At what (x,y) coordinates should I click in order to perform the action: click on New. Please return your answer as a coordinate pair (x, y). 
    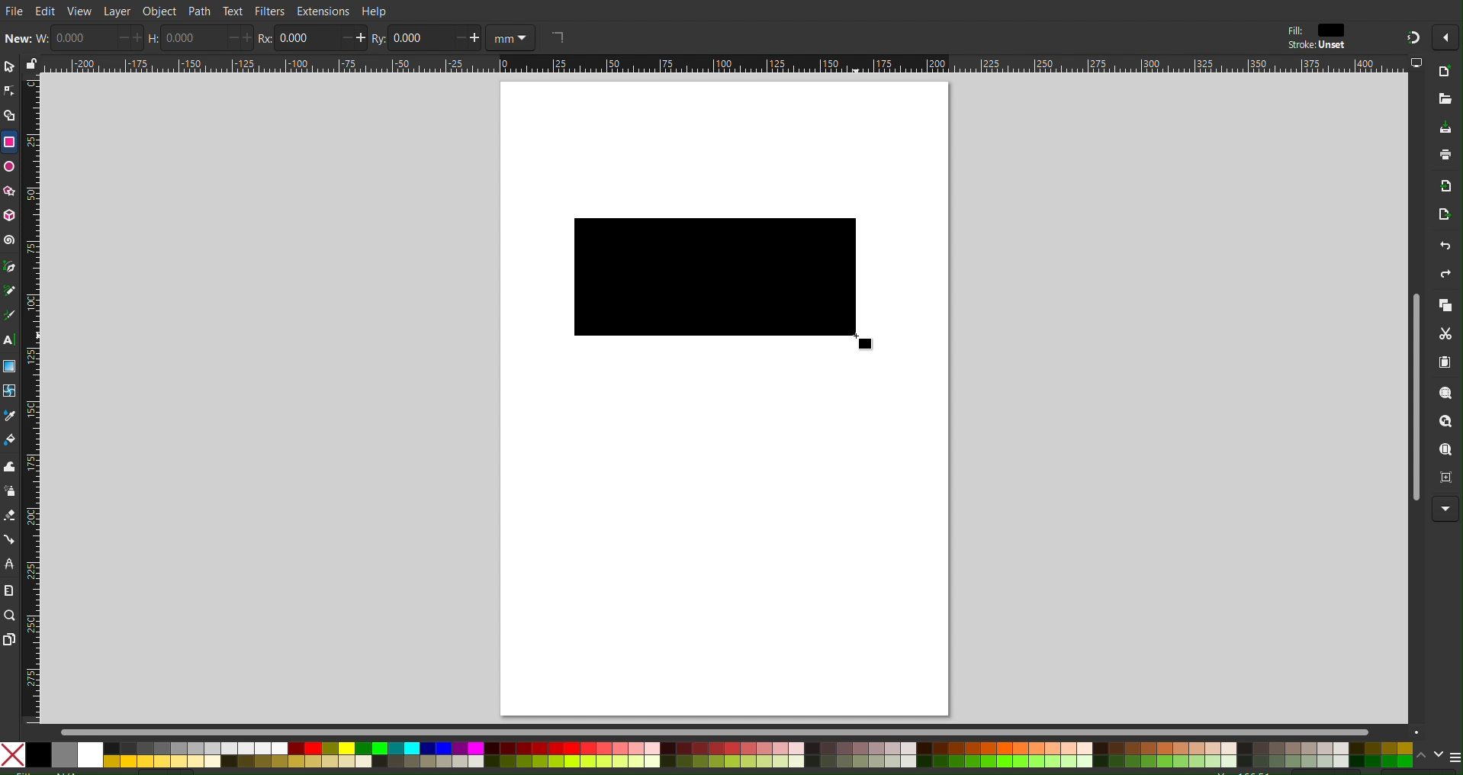
    Looking at the image, I should click on (1445, 72).